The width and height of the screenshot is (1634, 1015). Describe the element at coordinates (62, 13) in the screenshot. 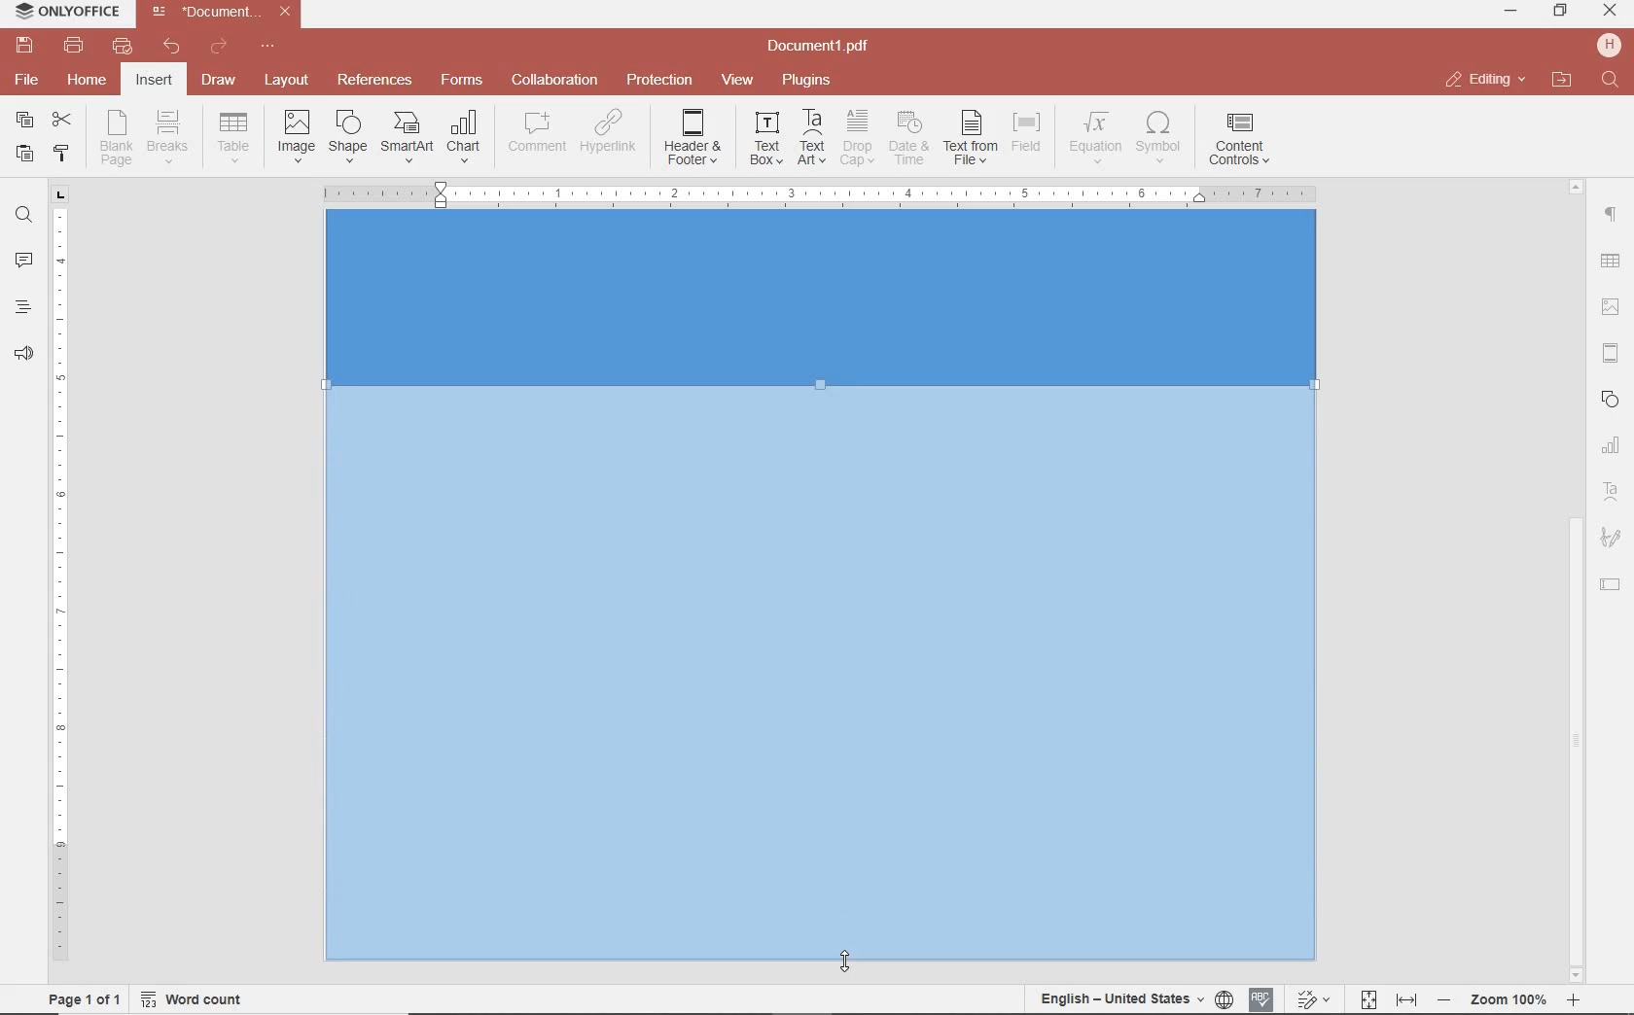

I see `system name` at that location.